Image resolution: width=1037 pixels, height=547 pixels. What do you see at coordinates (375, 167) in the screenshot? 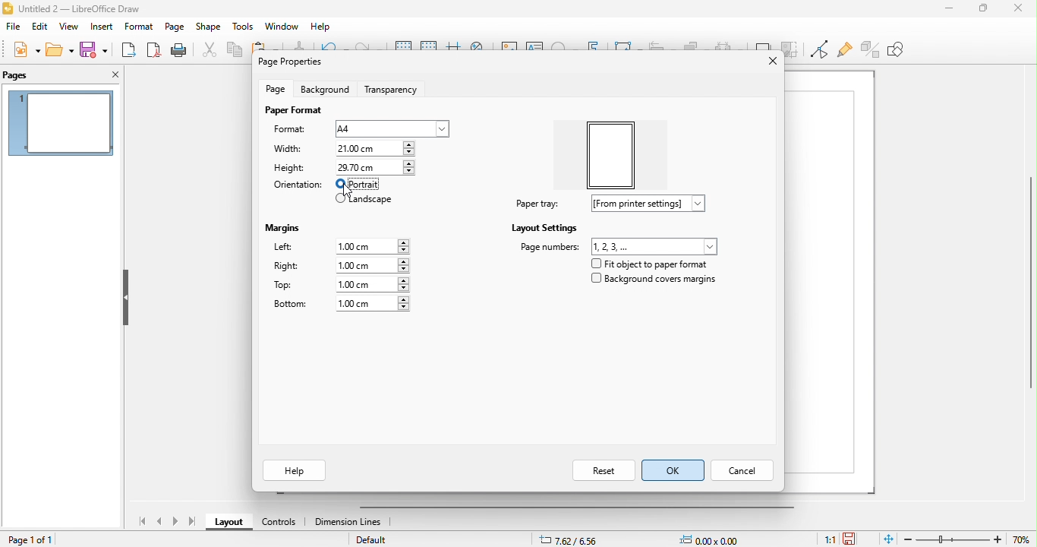
I see `29.70 cm` at bounding box center [375, 167].